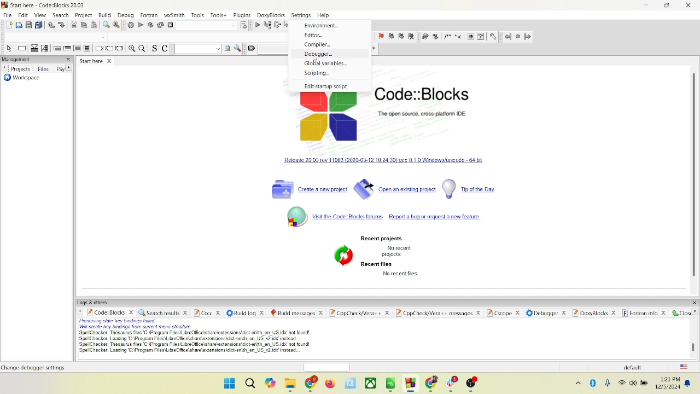  What do you see at coordinates (140, 25) in the screenshot?
I see `run` at bounding box center [140, 25].